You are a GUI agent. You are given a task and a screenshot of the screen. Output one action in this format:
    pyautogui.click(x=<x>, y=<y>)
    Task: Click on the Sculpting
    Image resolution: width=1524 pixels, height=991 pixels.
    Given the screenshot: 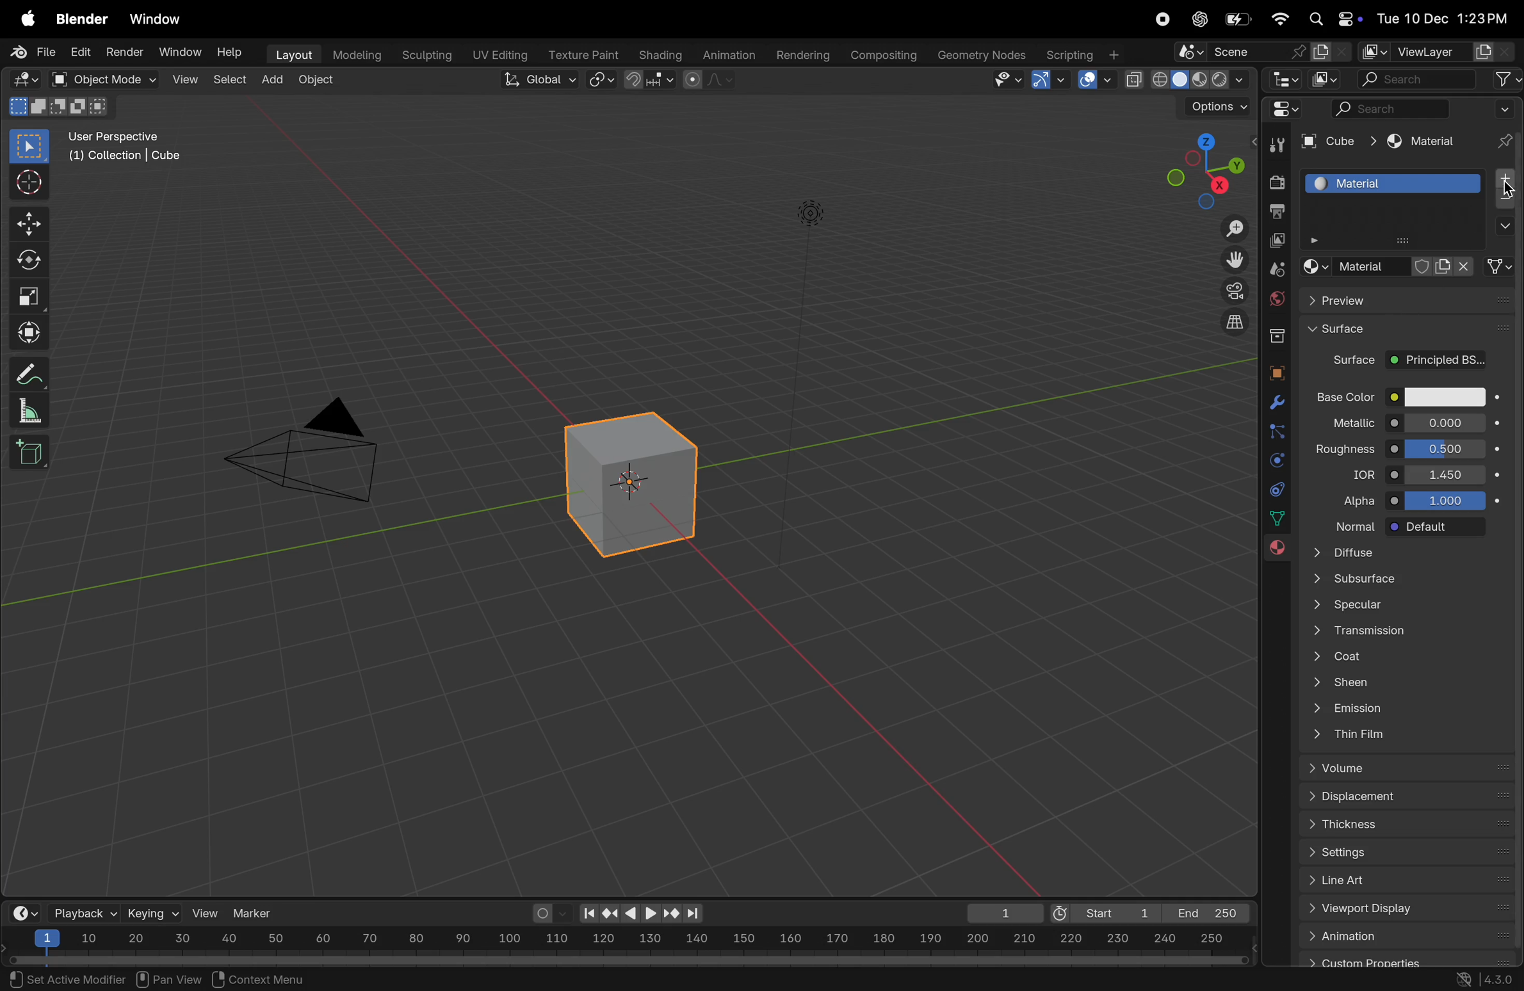 What is the action you would take?
    pyautogui.click(x=421, y=52)
    